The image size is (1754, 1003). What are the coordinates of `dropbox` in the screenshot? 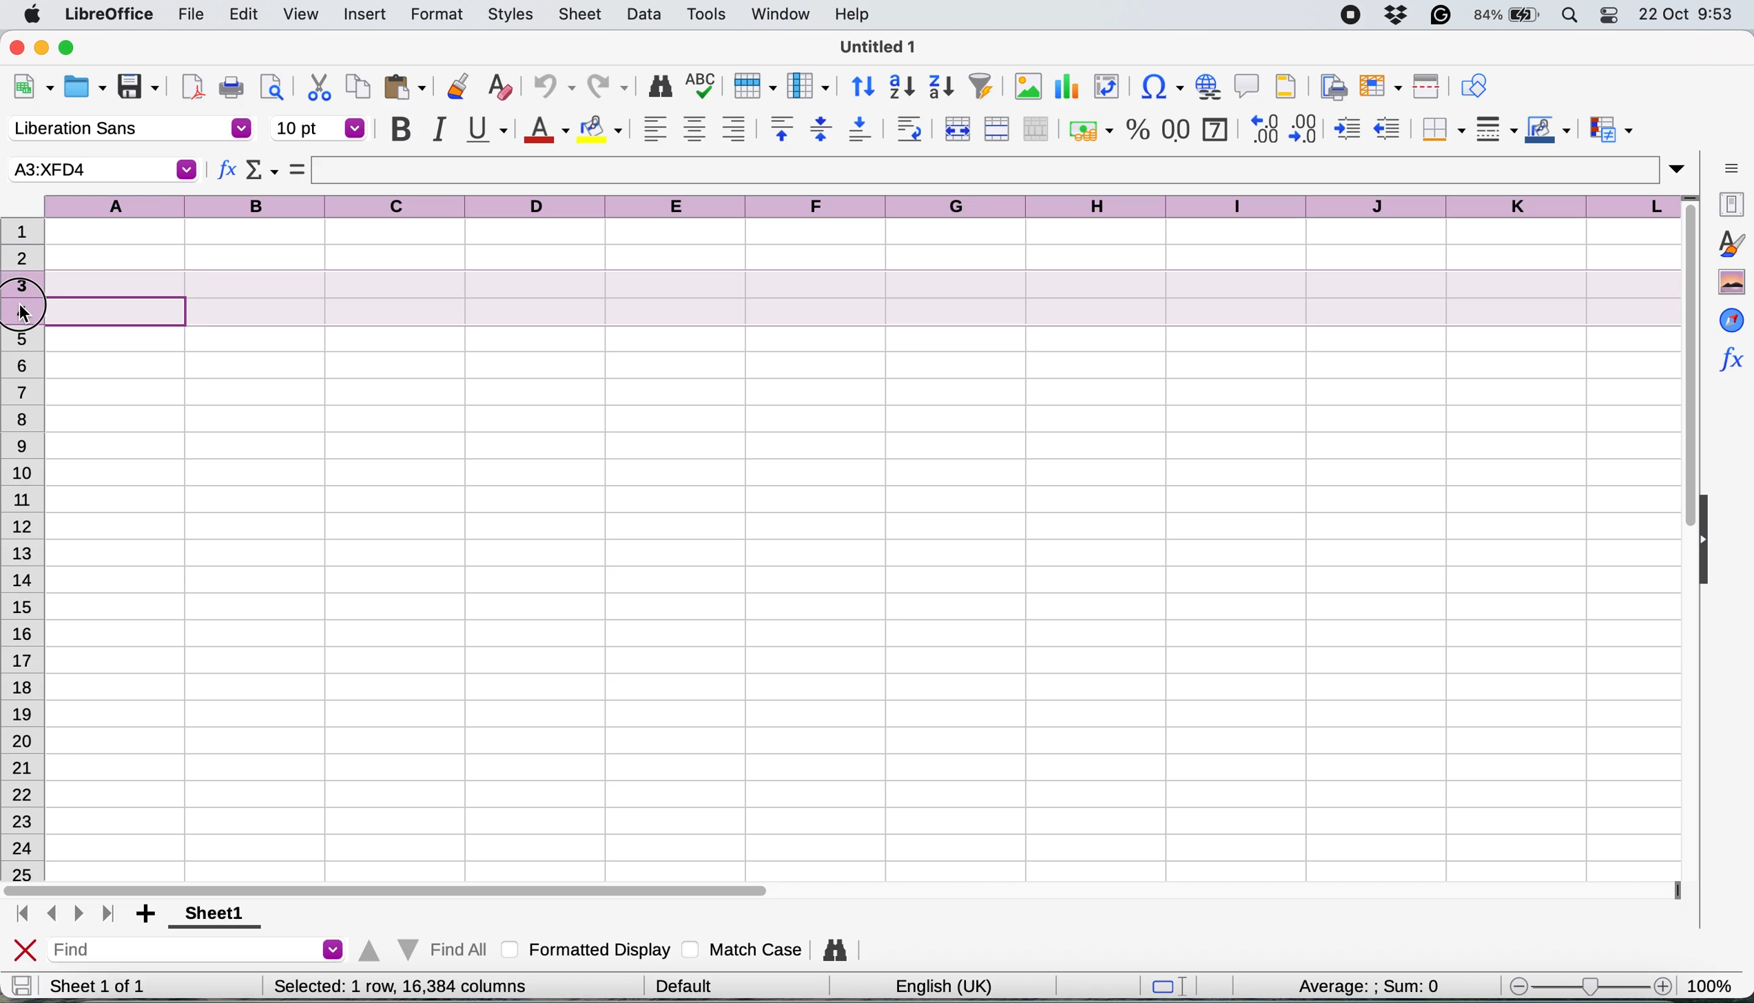 It's located at (1401, 14).